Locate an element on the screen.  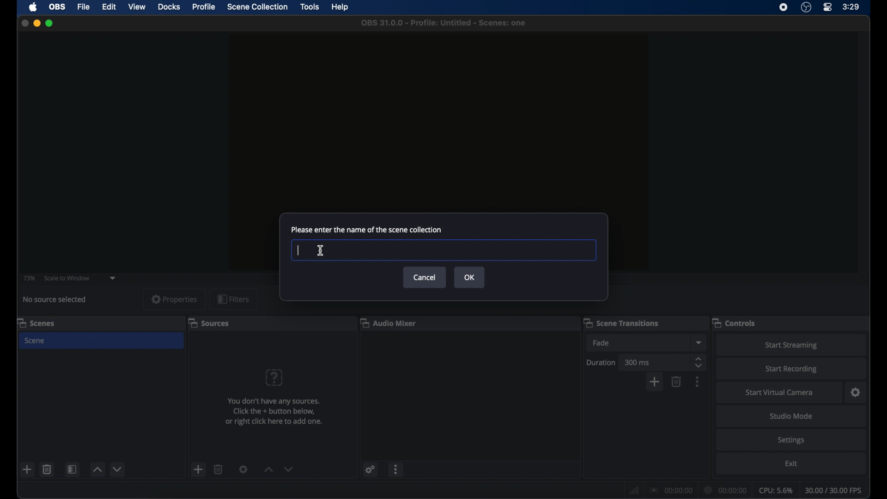
add is located at coordinates (654, 383).